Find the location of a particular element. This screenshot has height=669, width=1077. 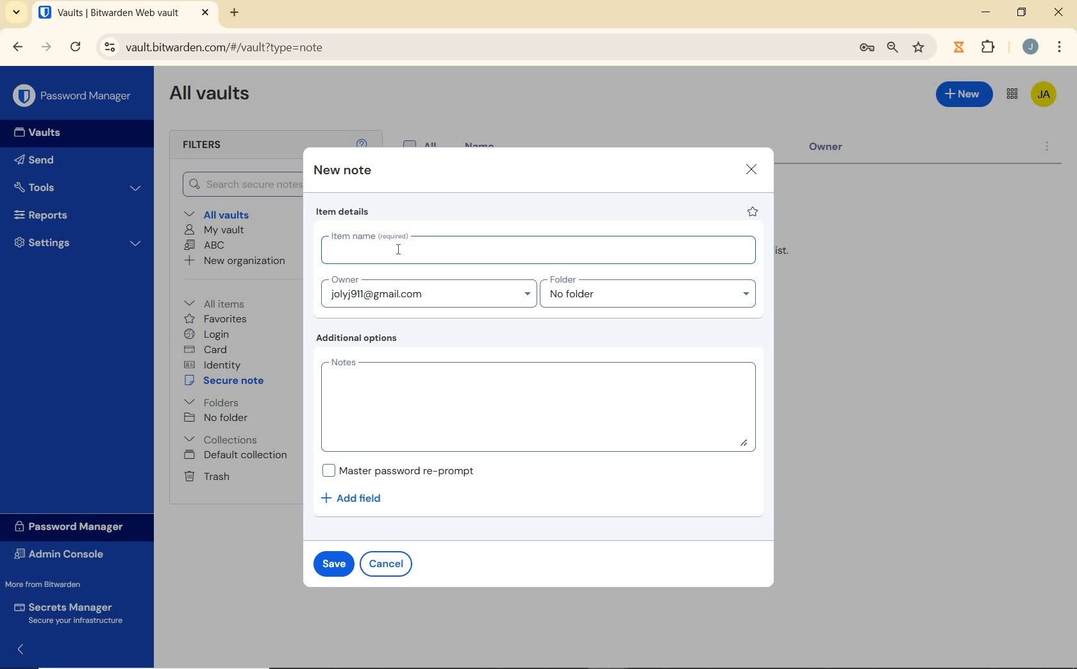

Password Manager is located at coordinates (75, 527).